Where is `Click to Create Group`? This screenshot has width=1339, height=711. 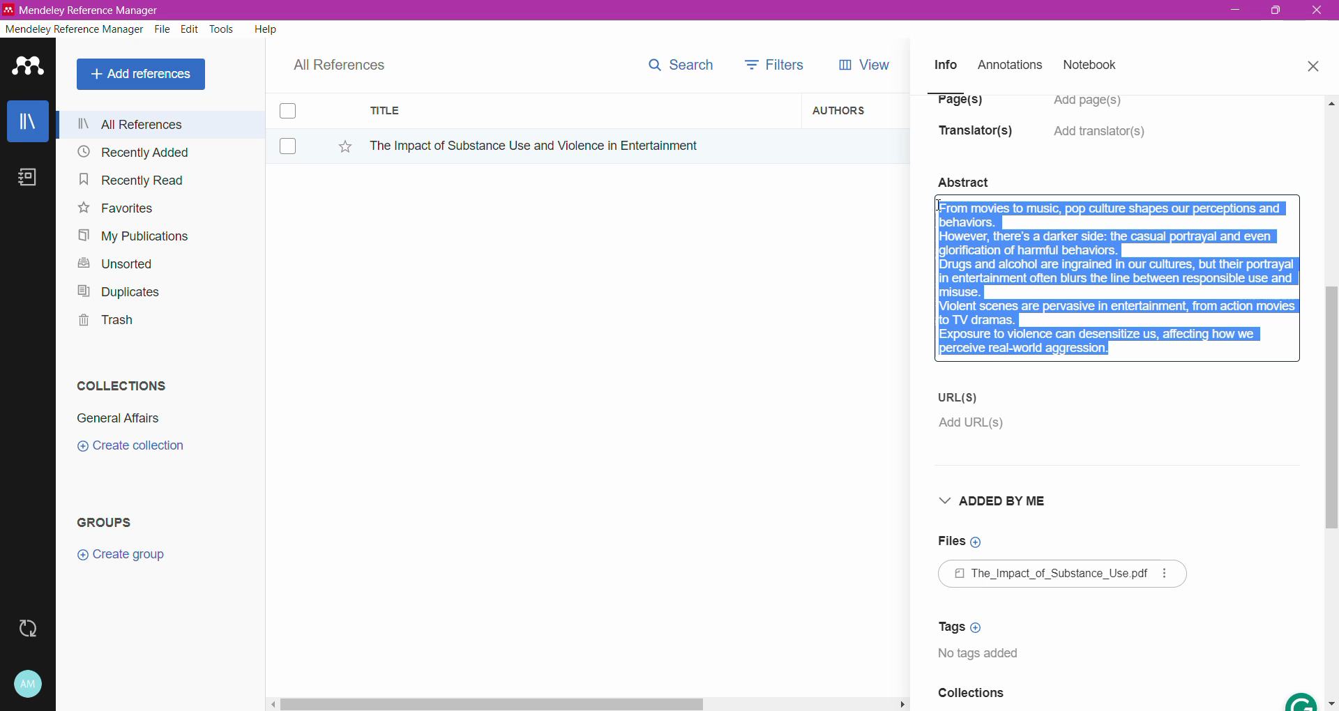
Click to Create Group is located at coordinates (124, 560).